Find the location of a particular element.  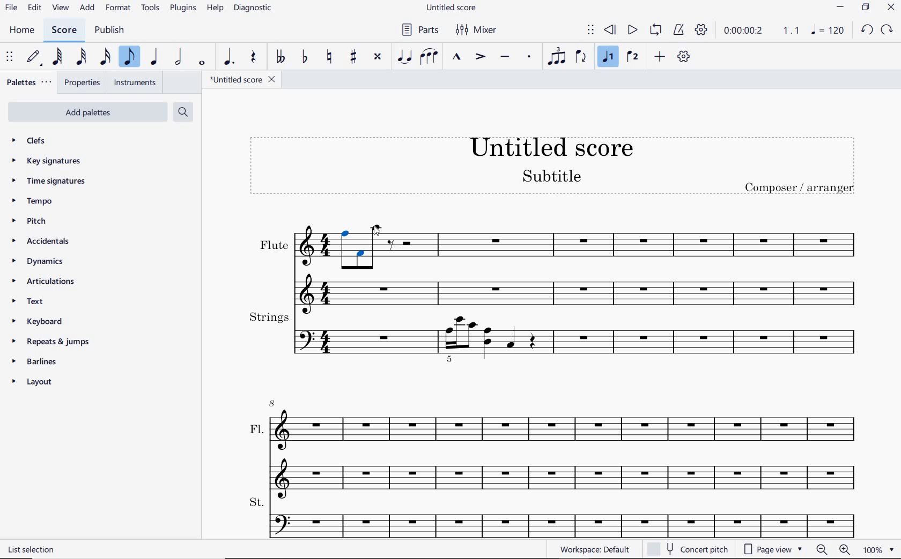

accidentals is located at coordinates (40, 242).